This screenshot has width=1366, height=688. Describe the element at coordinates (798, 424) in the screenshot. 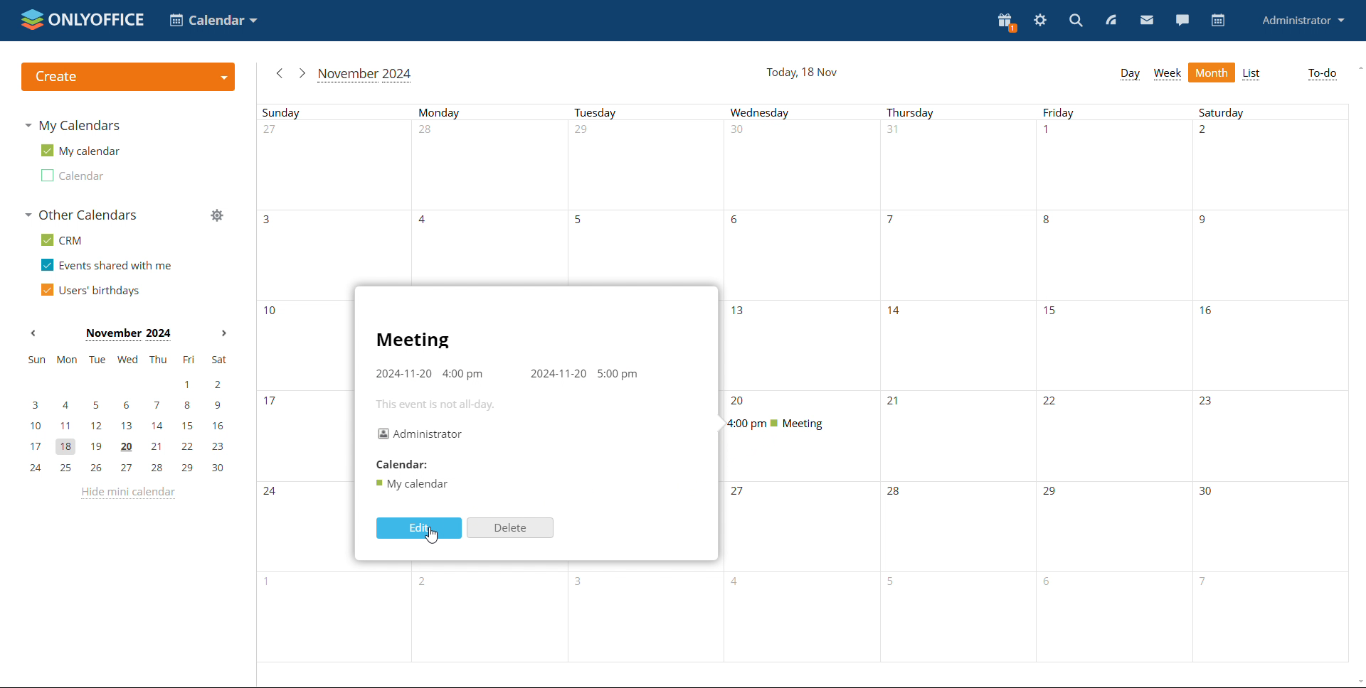

I see `scheduled event ` at that location.